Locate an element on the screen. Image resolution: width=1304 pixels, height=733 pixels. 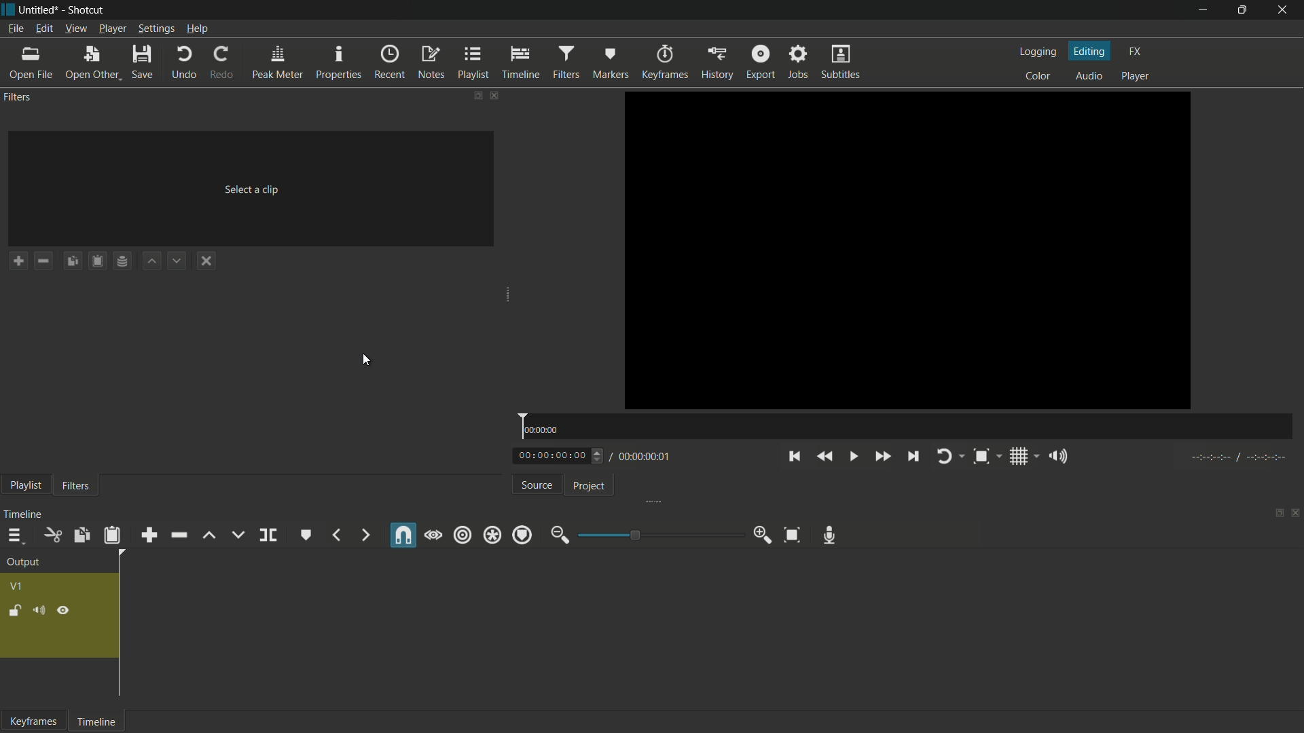
link is located at coordinates (65, 612).